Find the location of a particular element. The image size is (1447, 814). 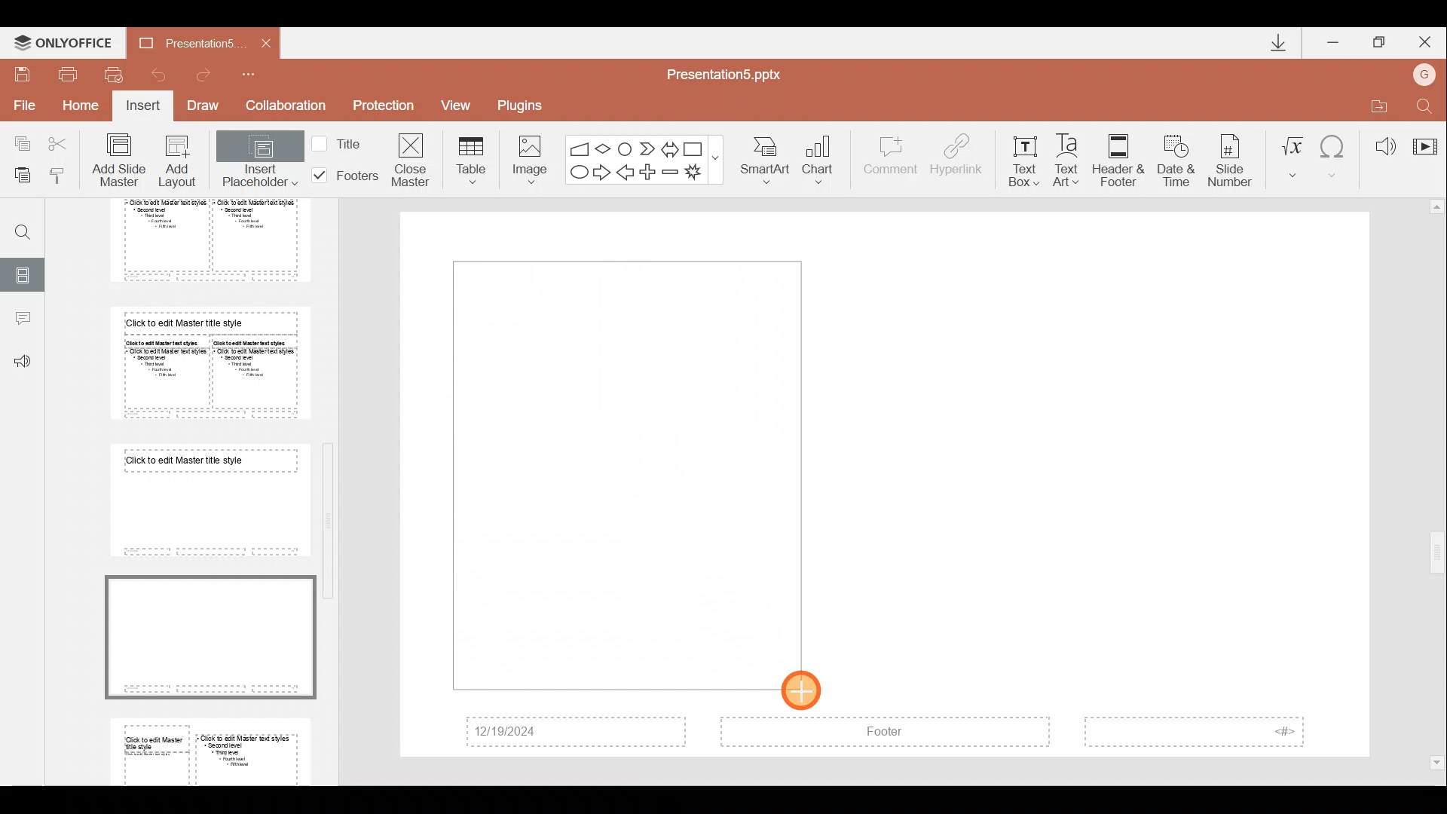

Insert is located at coordinates (144, 107).